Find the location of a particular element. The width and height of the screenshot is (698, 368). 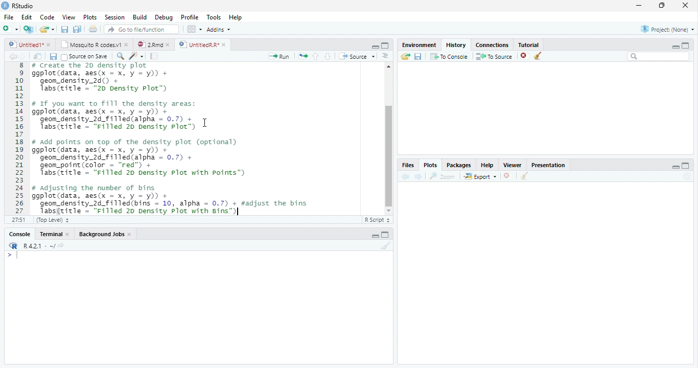

Document outline is located at coordinates (385, 57).